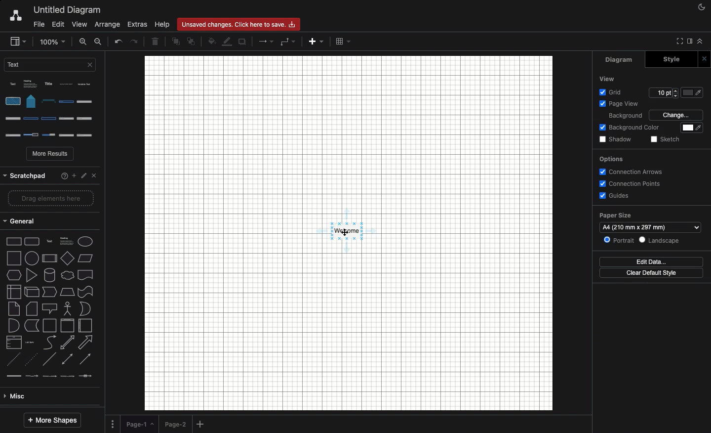  Describe the element at coordinates (339, 42) in the screenshot. I see `grid` at that location.